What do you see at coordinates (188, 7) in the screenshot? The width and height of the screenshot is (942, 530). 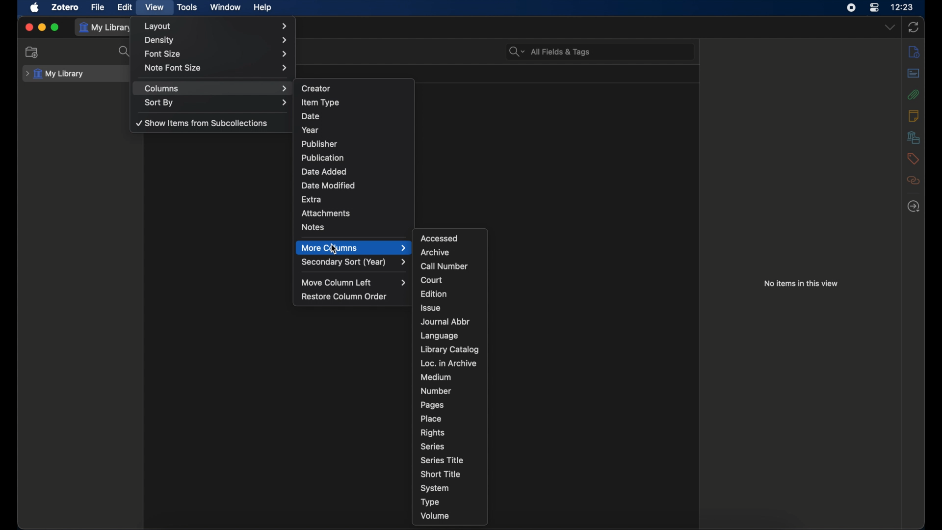 I see `tools` at bounding box center [188, 7].